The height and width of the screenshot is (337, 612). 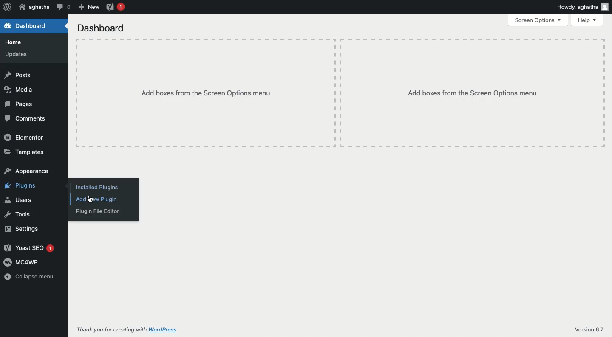 I want to click on Elementor, so click(x=26, y=138).